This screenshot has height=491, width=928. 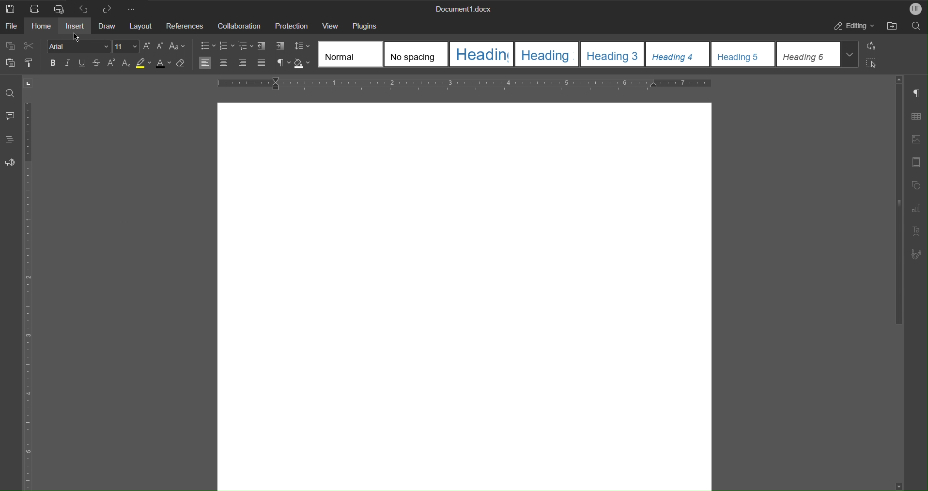 What do you see at coordinates (207, 45) in the screenshot?
I see `Bullet List` at bounding box center [207, 45].